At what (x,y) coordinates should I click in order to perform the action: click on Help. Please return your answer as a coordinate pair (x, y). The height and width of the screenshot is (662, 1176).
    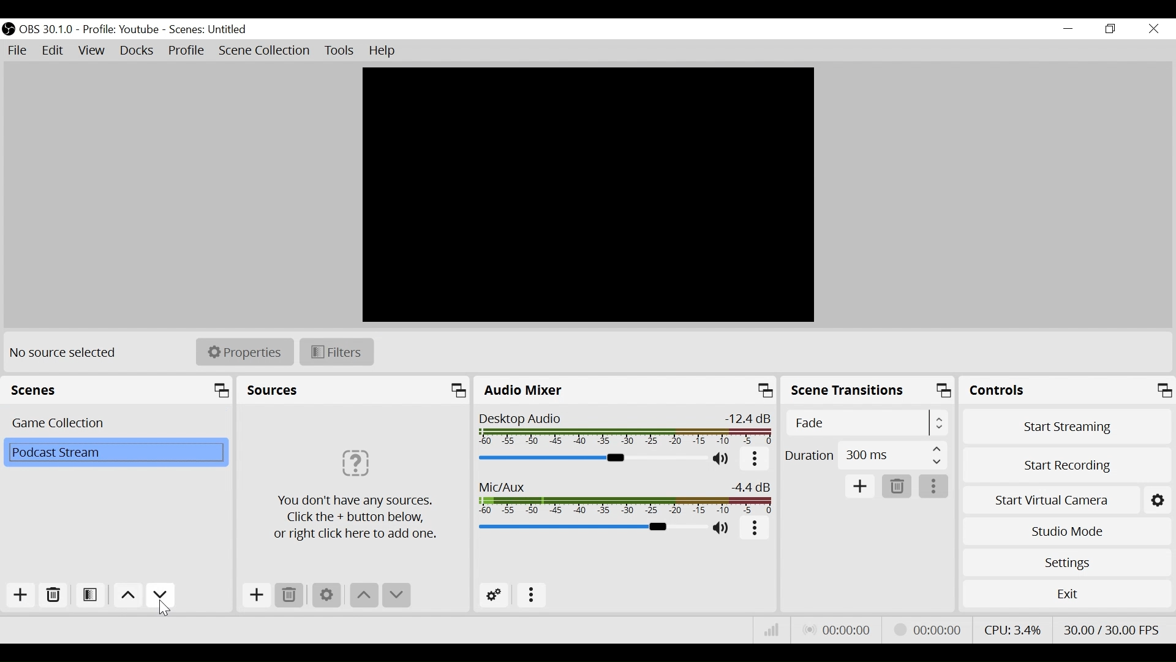
    Looking at the image, I should click on (383, 51).